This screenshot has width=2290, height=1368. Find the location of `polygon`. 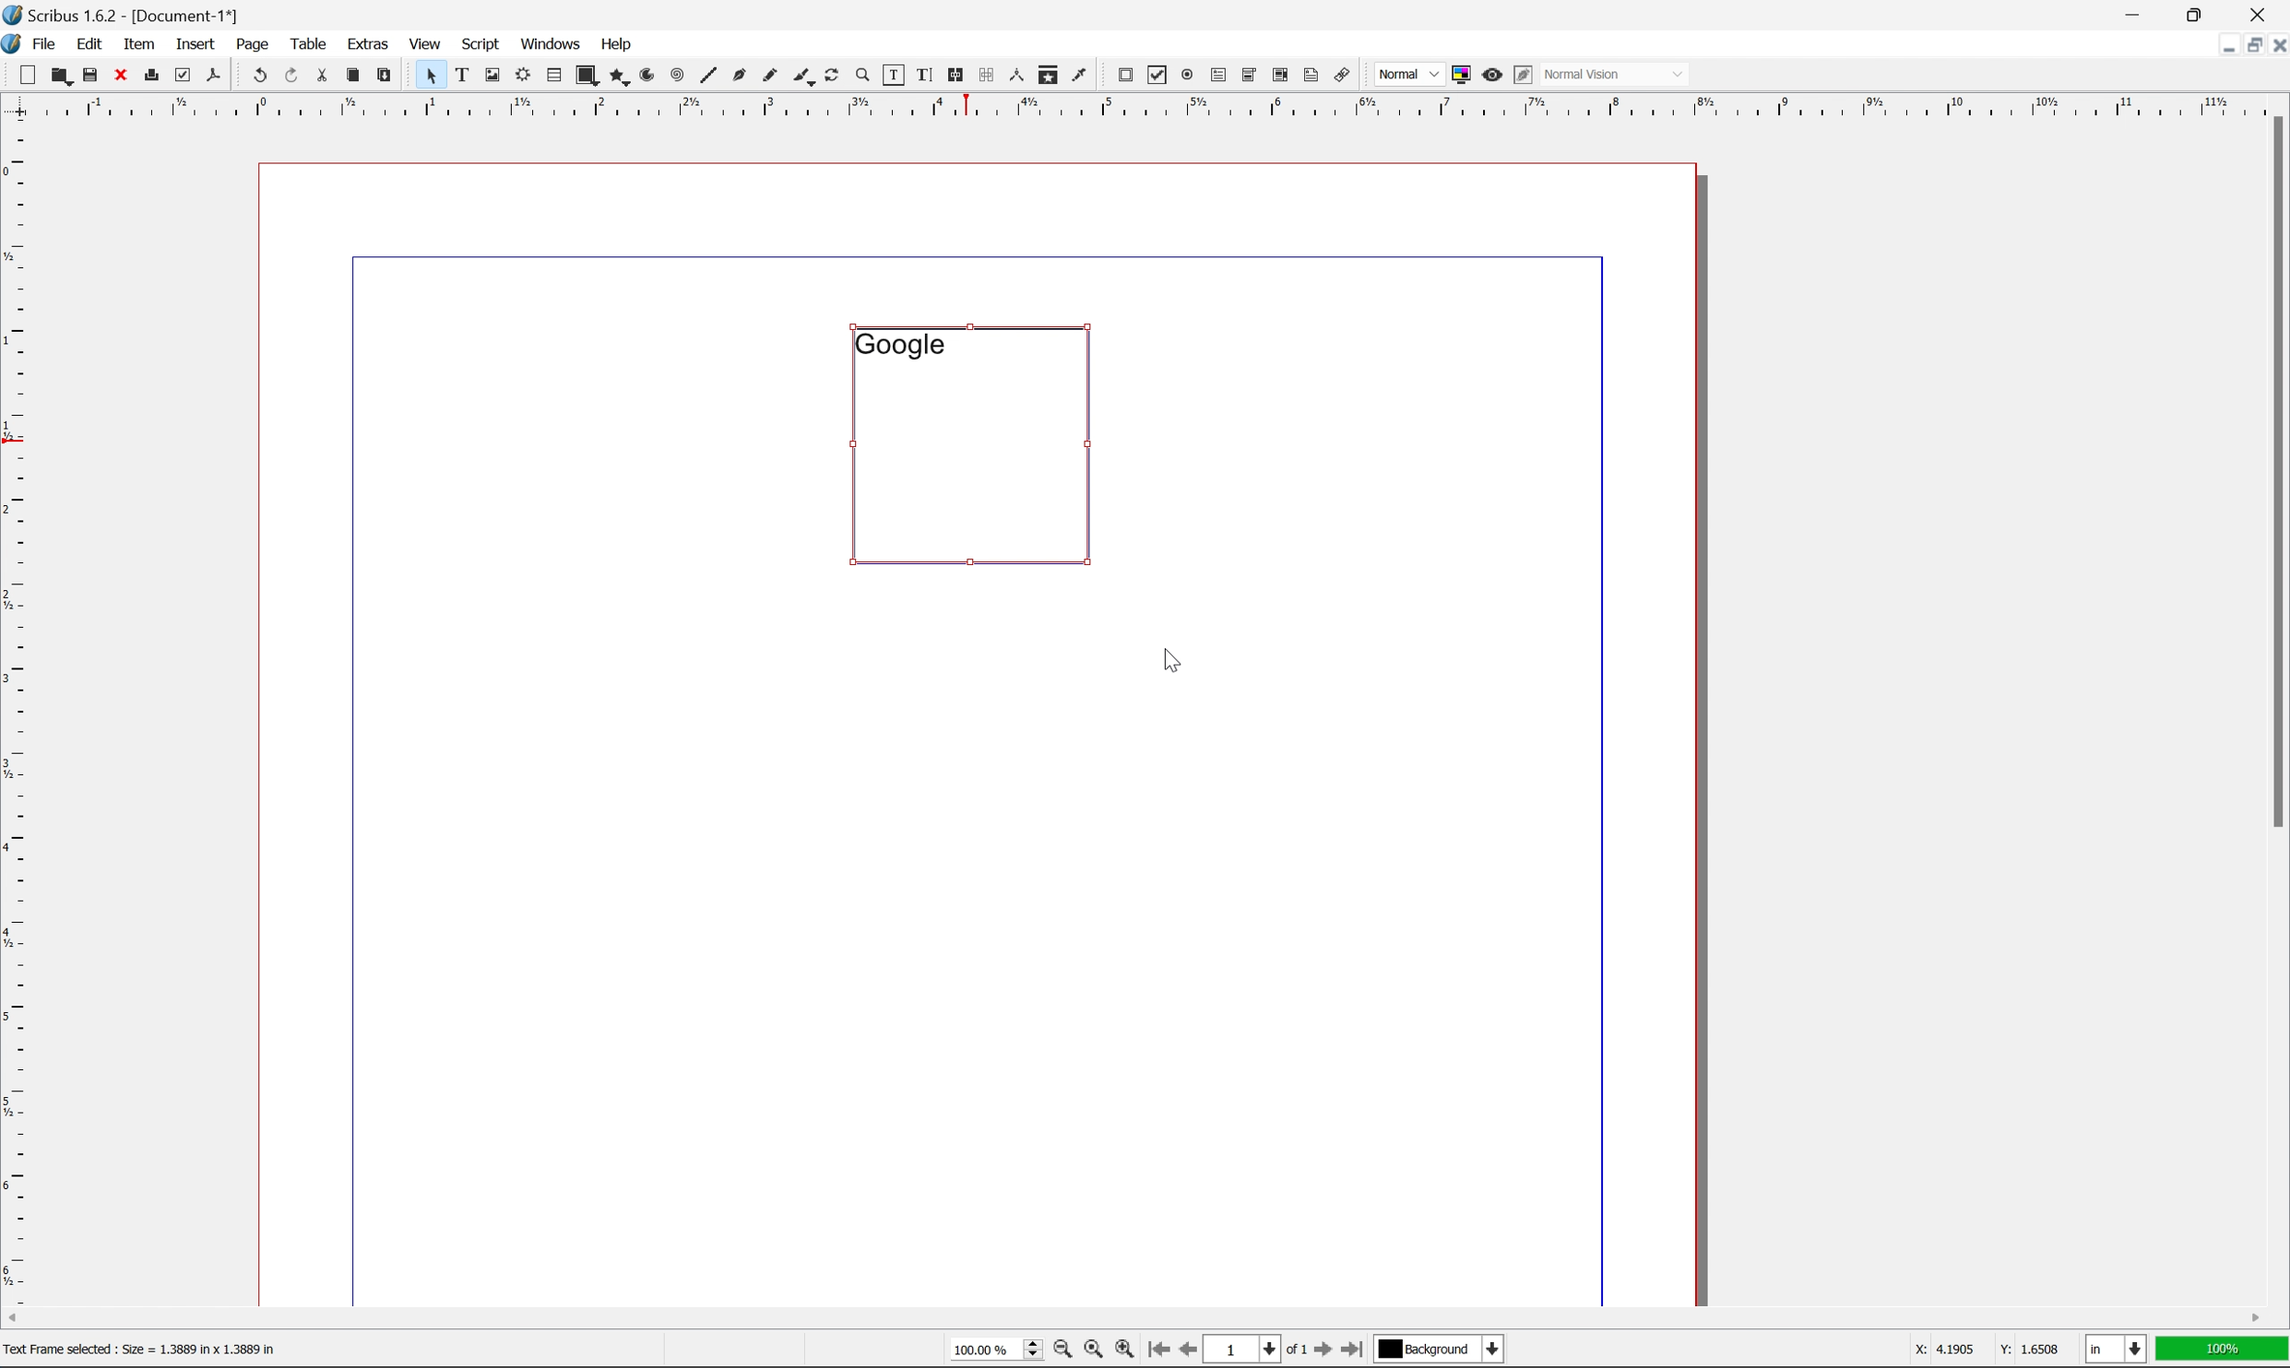

polygon is located at coordinates (620, 77).